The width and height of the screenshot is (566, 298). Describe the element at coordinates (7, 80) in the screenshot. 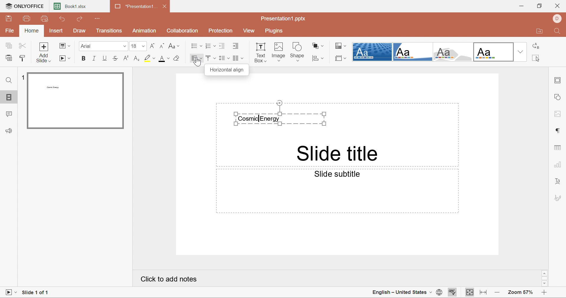

I see `Find` at that location.